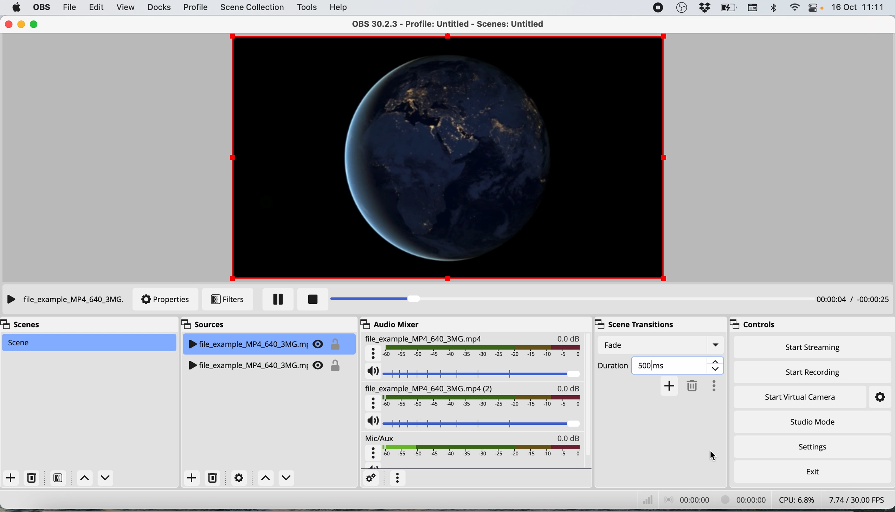 The width and height of the screenshot is (895, 512). What do you see at coordinates (32, 477) in the screenshot?
I see `delete scene` at bounding box center [32, 477].